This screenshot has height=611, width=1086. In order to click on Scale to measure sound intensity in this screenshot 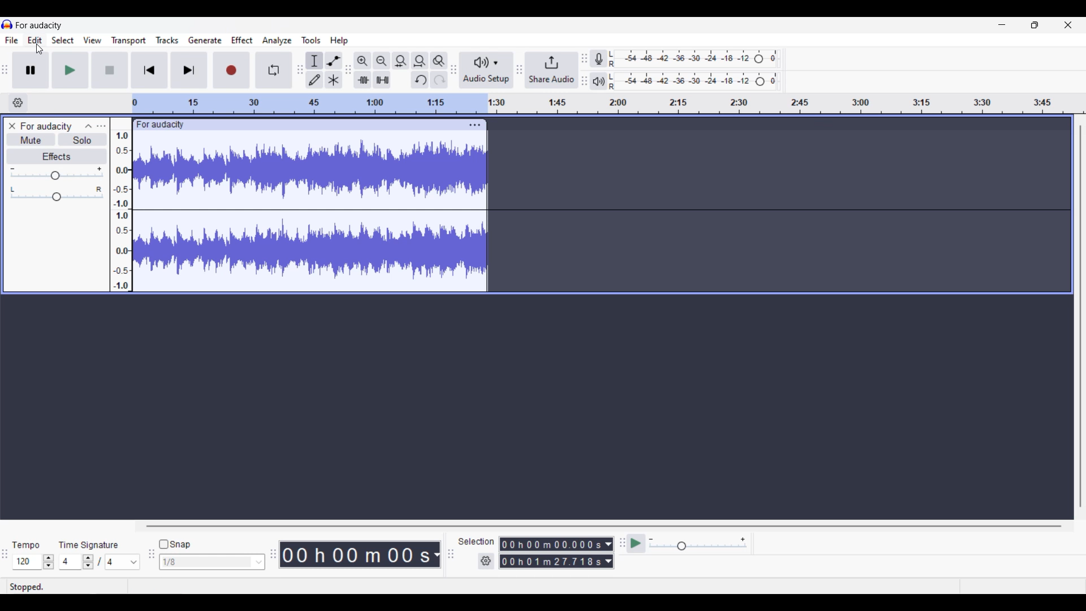, I will do `click(121, 205)`.